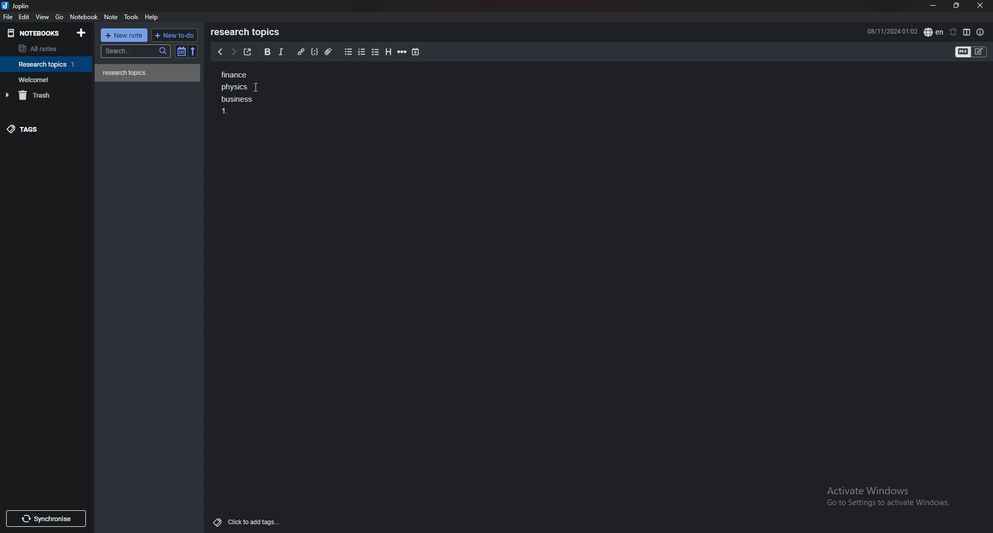 This screenshot has height=533, width=993. Describe the element at coordinates (174, 35) in the screenshot. I see `new todo` at that location.